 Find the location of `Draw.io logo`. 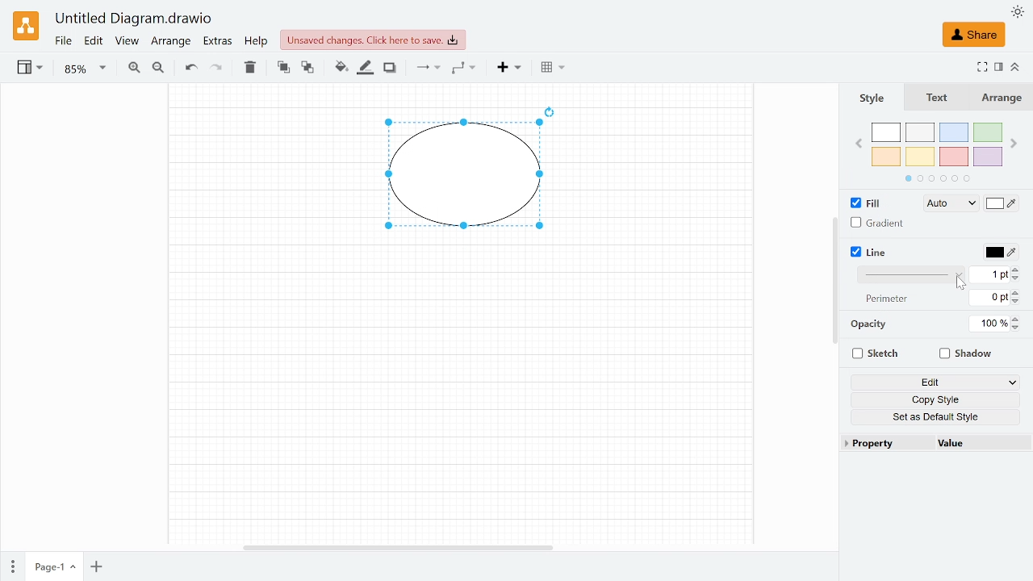

Draw.io logo is located at coordinates (27, 25).